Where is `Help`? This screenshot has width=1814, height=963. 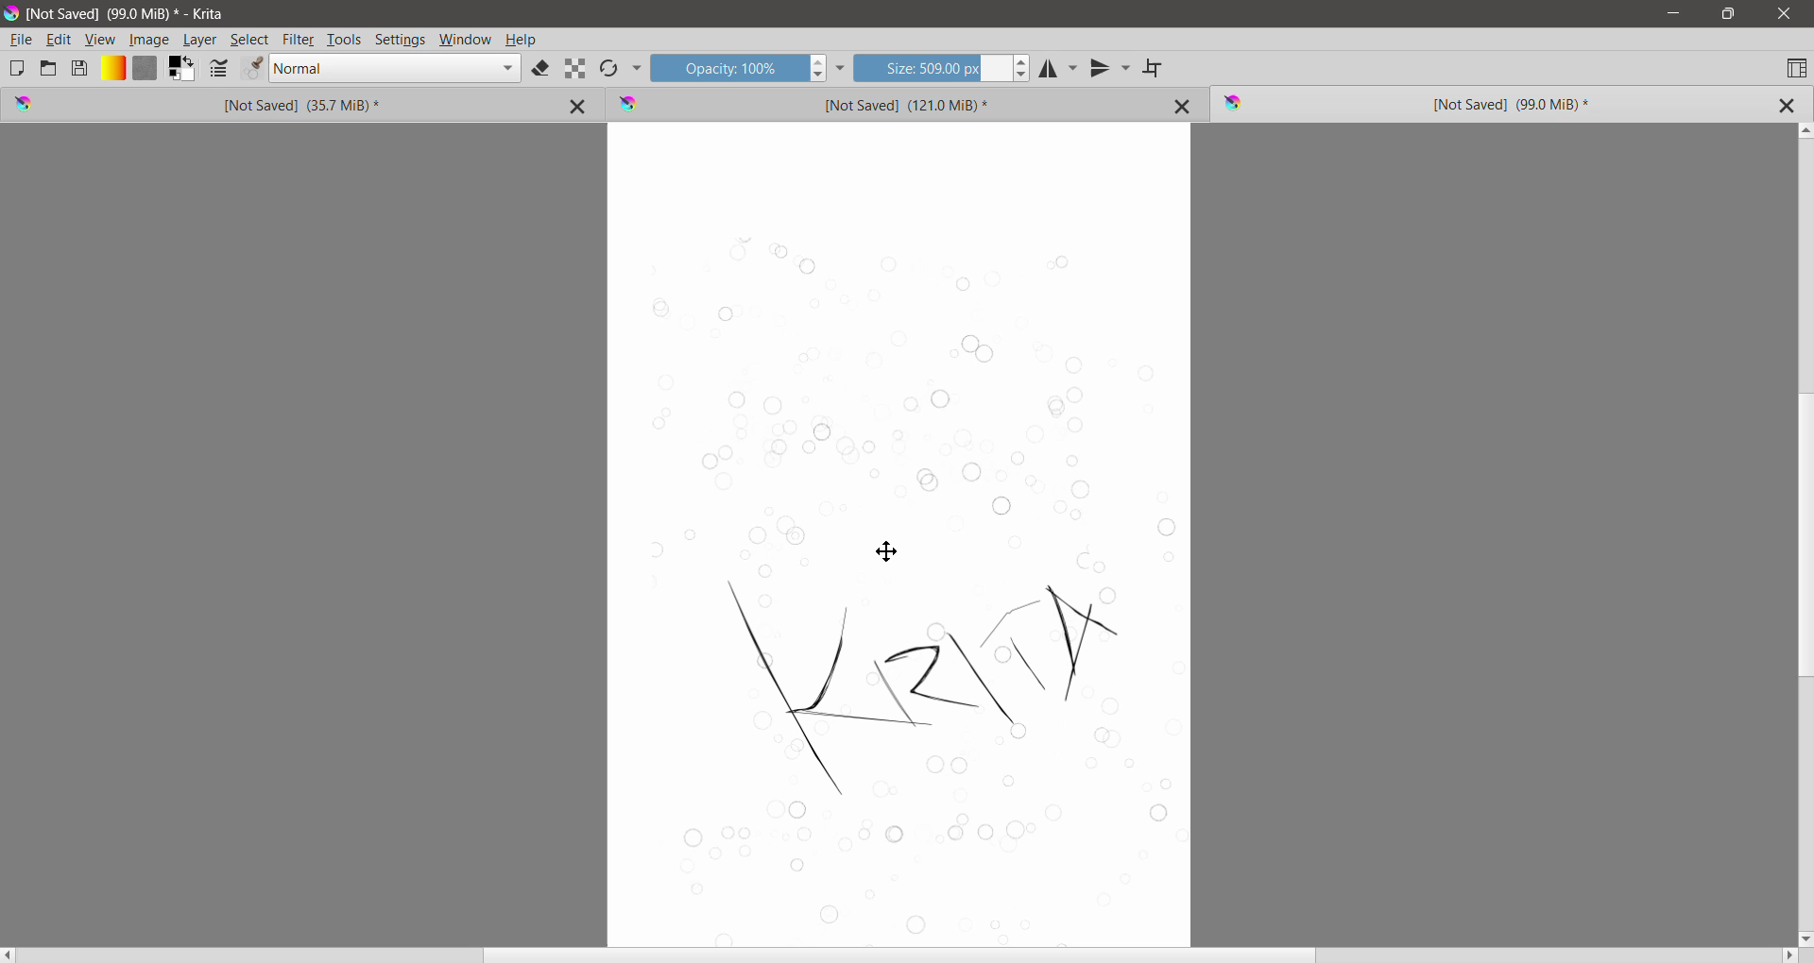
Help is located at coordinates (521, 41).